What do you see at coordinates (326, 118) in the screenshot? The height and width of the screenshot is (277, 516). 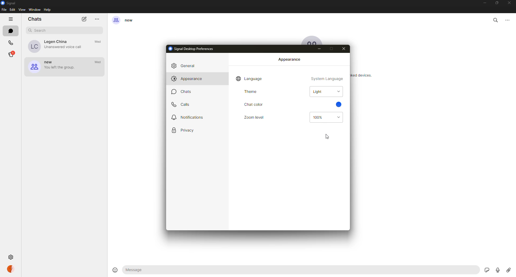 I see `100%` at bounding box center [326, 118].